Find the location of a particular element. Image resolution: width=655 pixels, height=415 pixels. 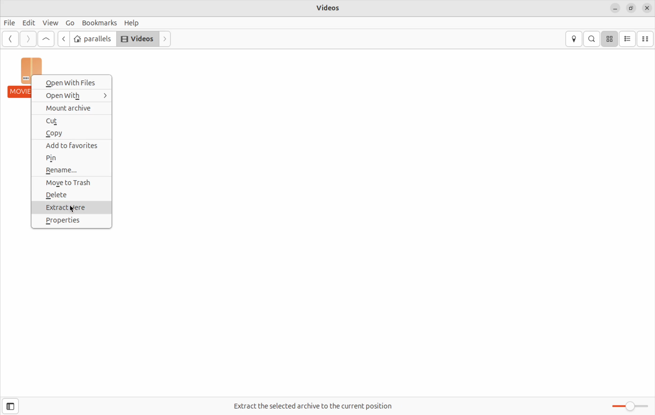

zip file is located at coordinates (19, 77).